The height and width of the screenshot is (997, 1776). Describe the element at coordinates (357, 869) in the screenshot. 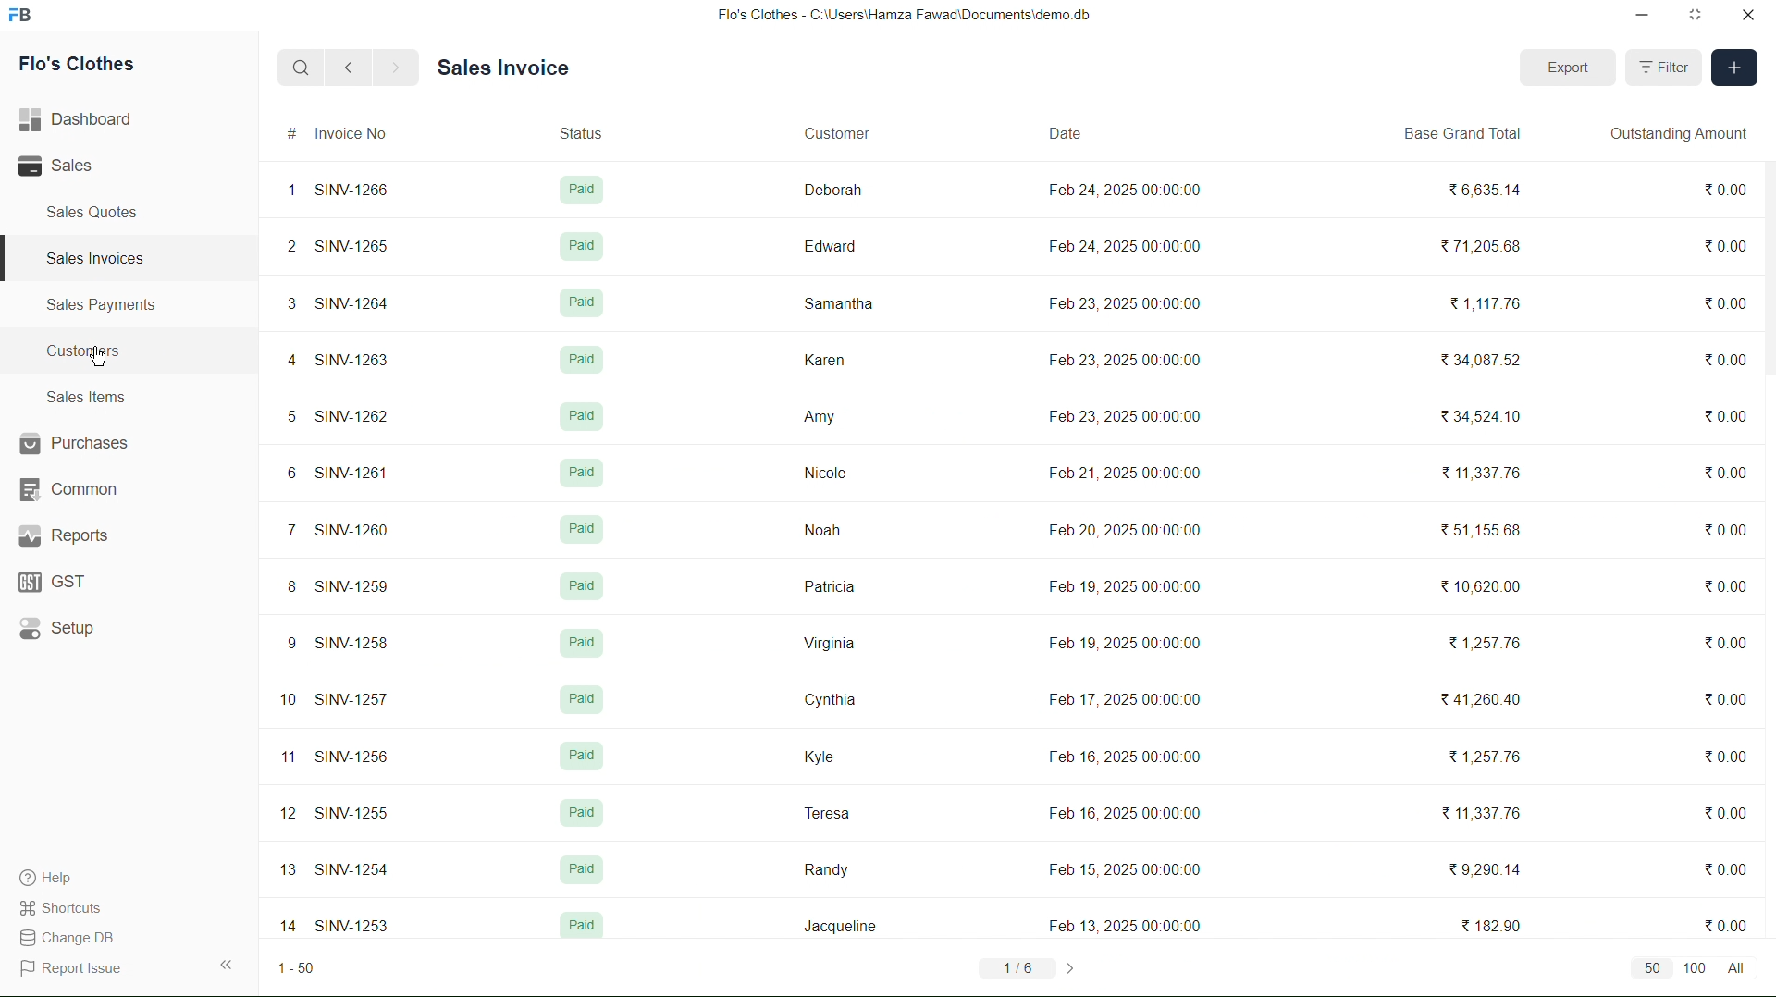

I see `SINV-1254` at that location.